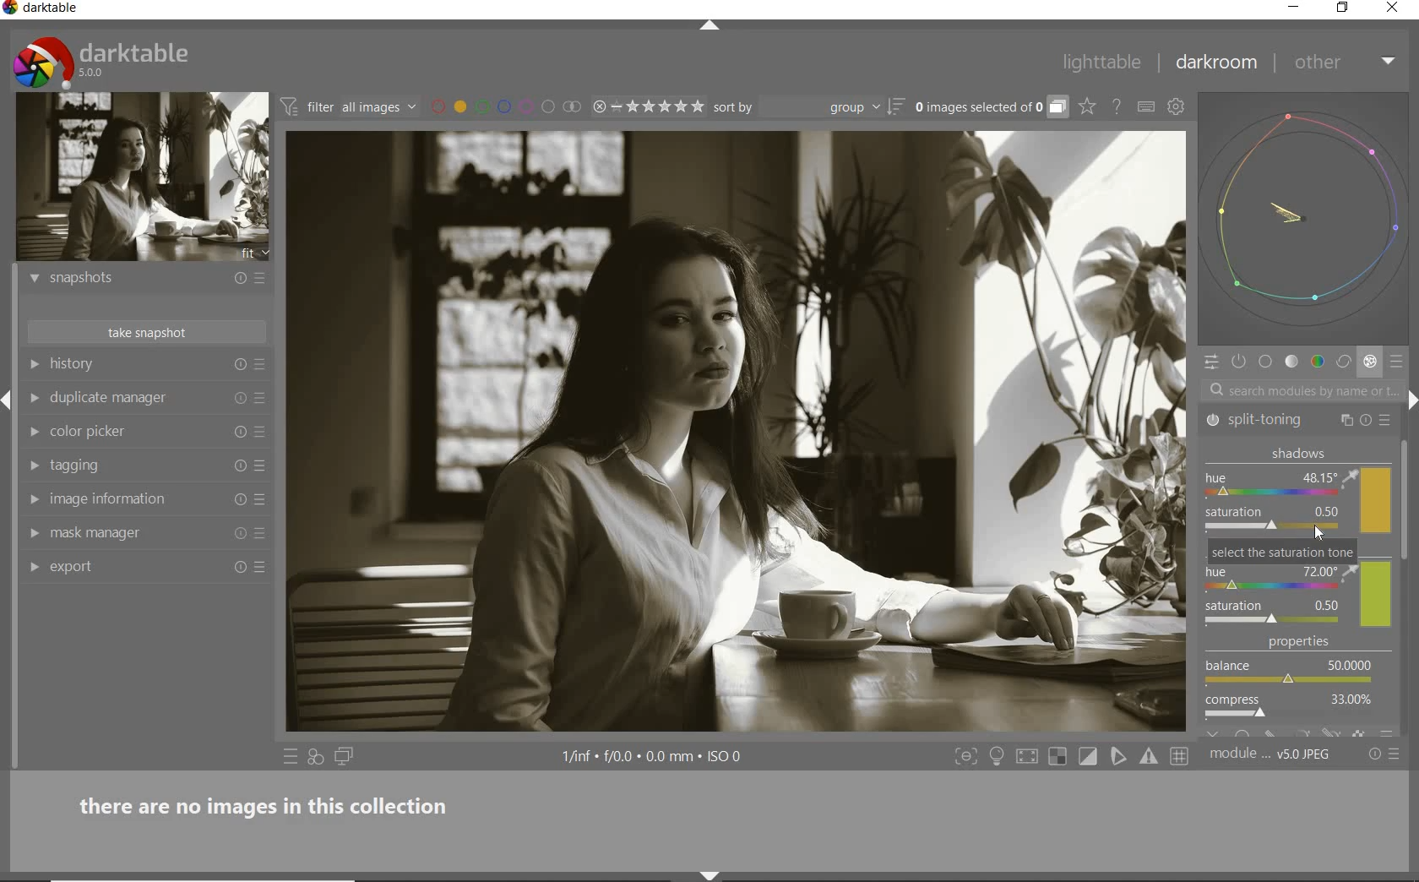 The height and width of the screenshot is (882, 1419). What do you see at coordinates (33, 534) in the screenshot?
I see `show module` at bounding box center [33, 534].